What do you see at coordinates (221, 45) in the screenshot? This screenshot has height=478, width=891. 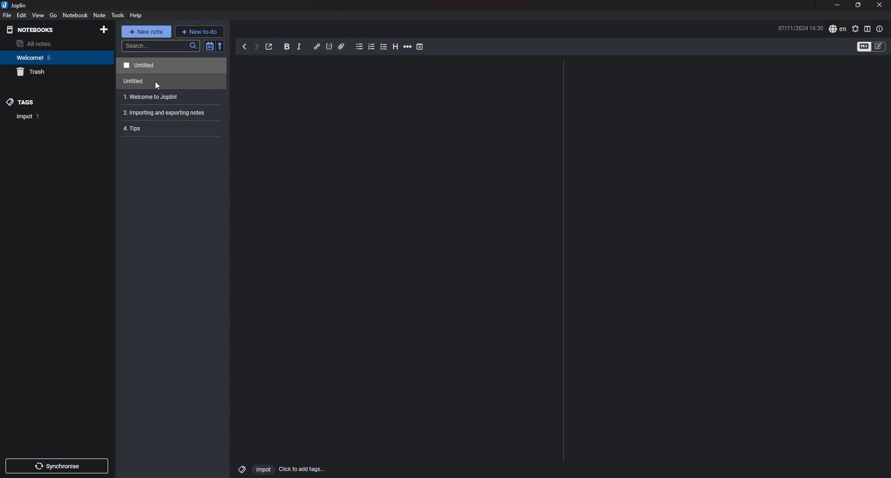 I see `reverse sort order` at bounding box center [221, 45].